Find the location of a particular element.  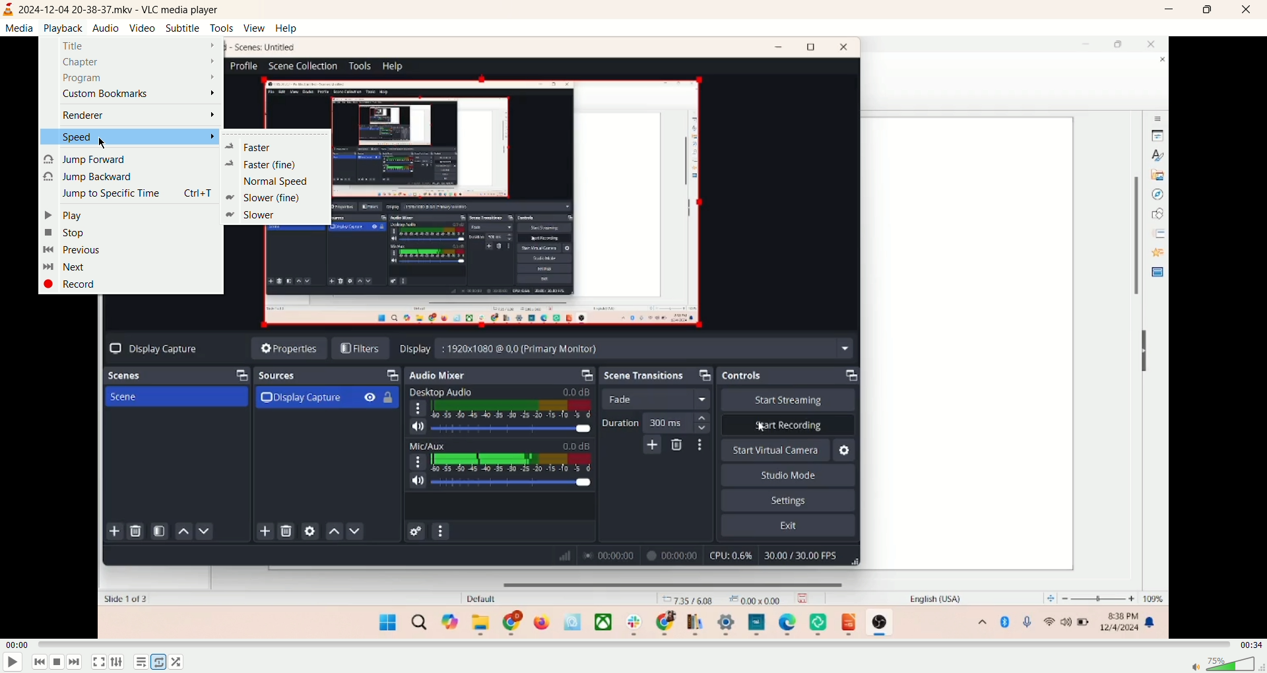

slower (fine) is located at coordinates (269, 197).